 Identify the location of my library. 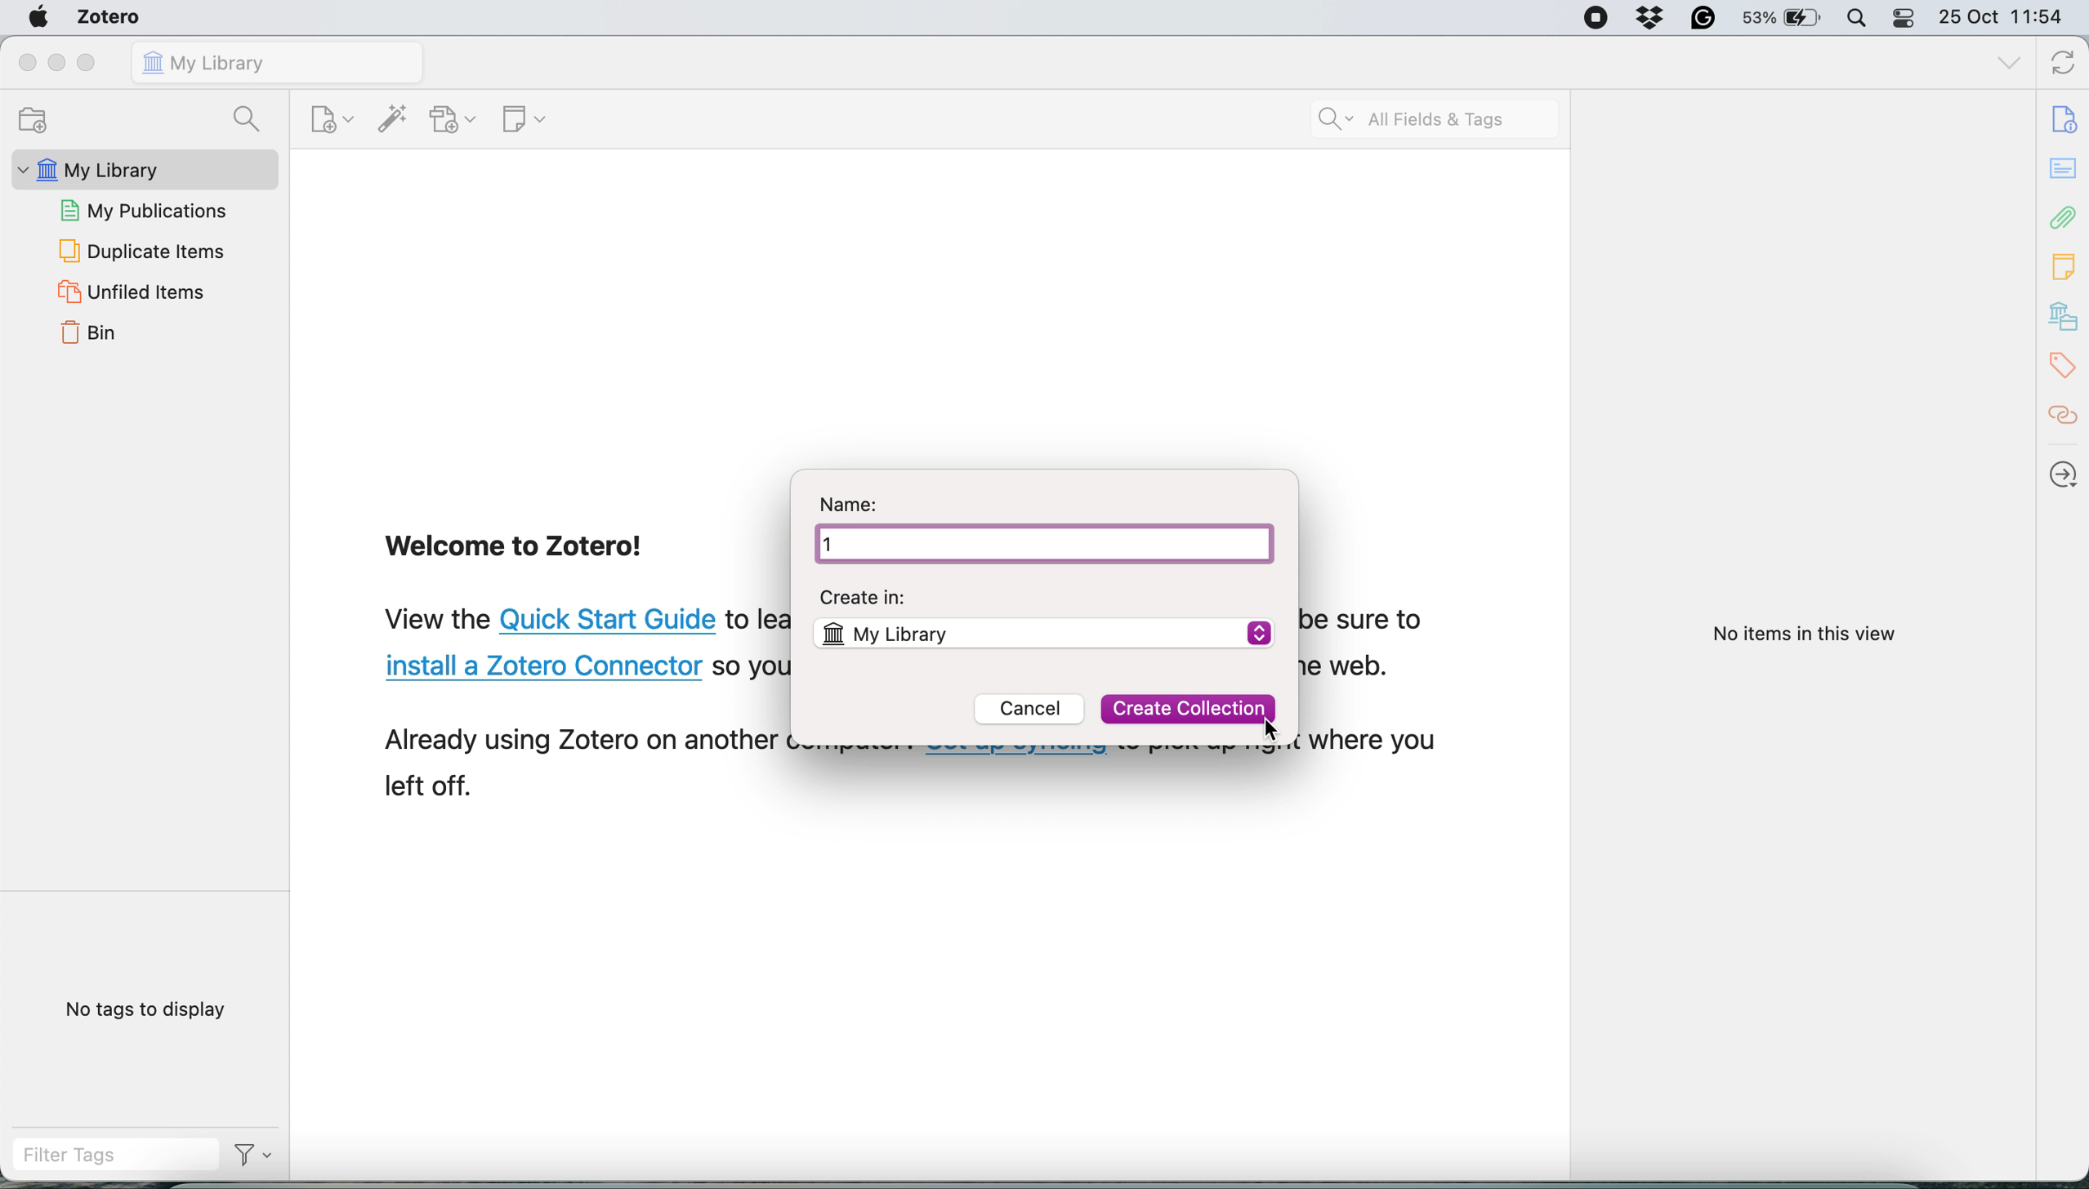
(142, 168).